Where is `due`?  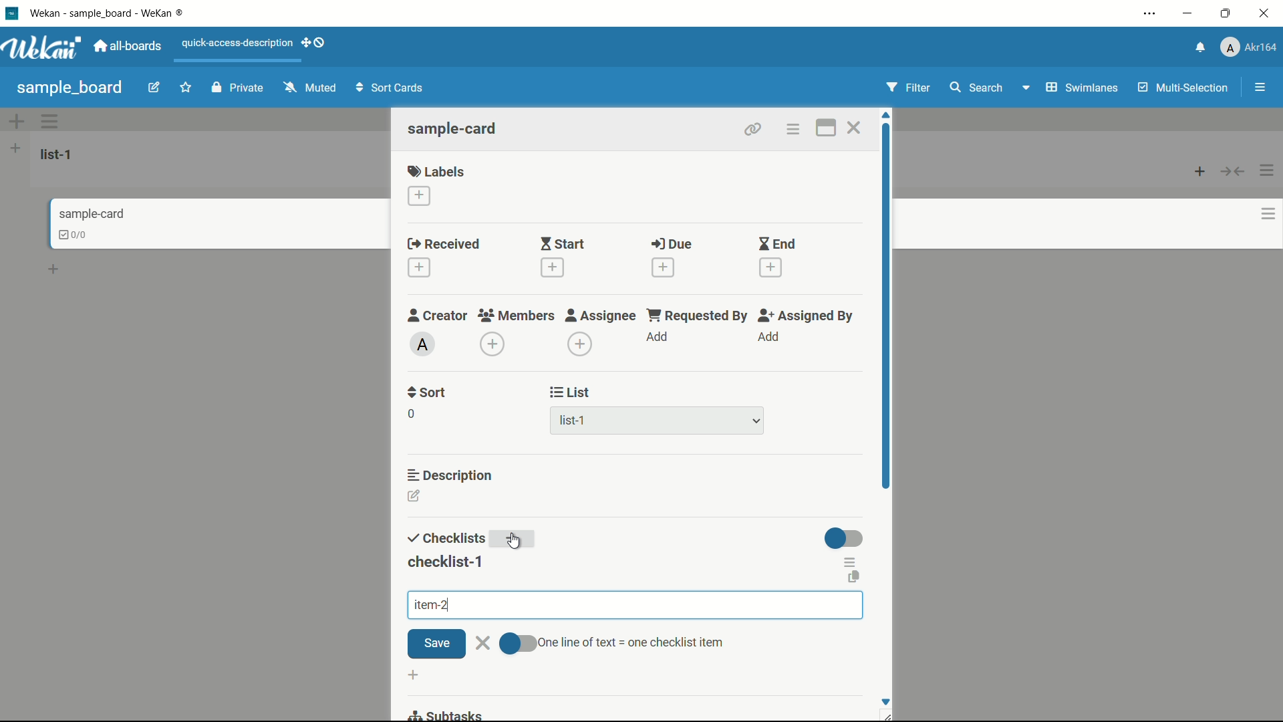
due is located at coordinates (672, 245).